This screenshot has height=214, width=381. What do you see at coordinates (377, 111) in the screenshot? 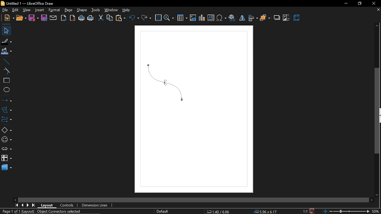
I see `Vertical scrollbar` at bounding box center [377, 111].